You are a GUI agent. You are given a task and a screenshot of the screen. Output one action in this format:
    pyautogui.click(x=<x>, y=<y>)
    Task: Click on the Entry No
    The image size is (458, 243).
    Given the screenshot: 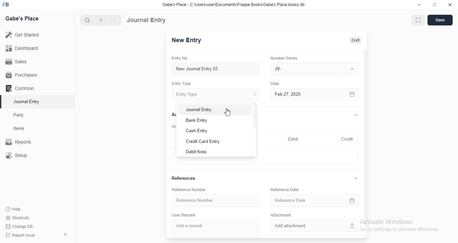 What is the action you would take?
    pyautogui.click(x=181, y=58)
    